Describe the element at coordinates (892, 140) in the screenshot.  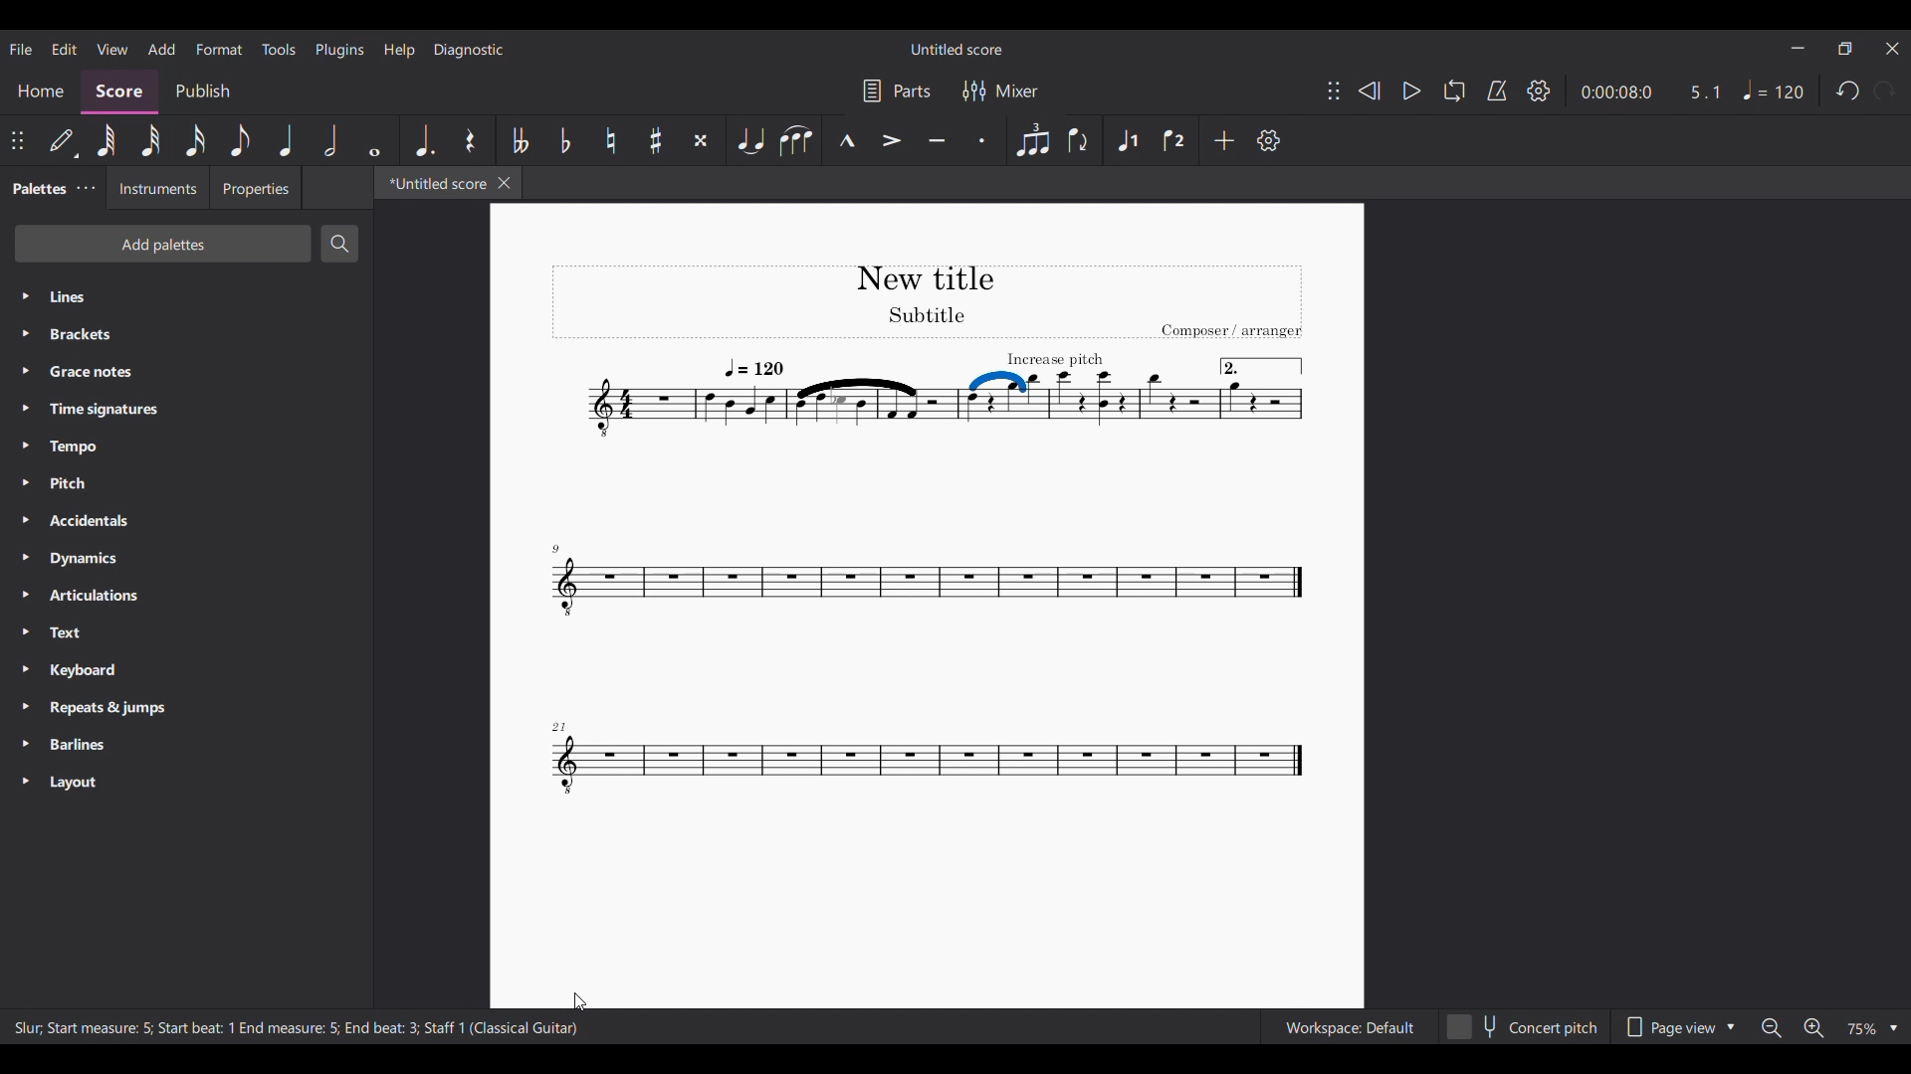
I see `Accent` at that location.